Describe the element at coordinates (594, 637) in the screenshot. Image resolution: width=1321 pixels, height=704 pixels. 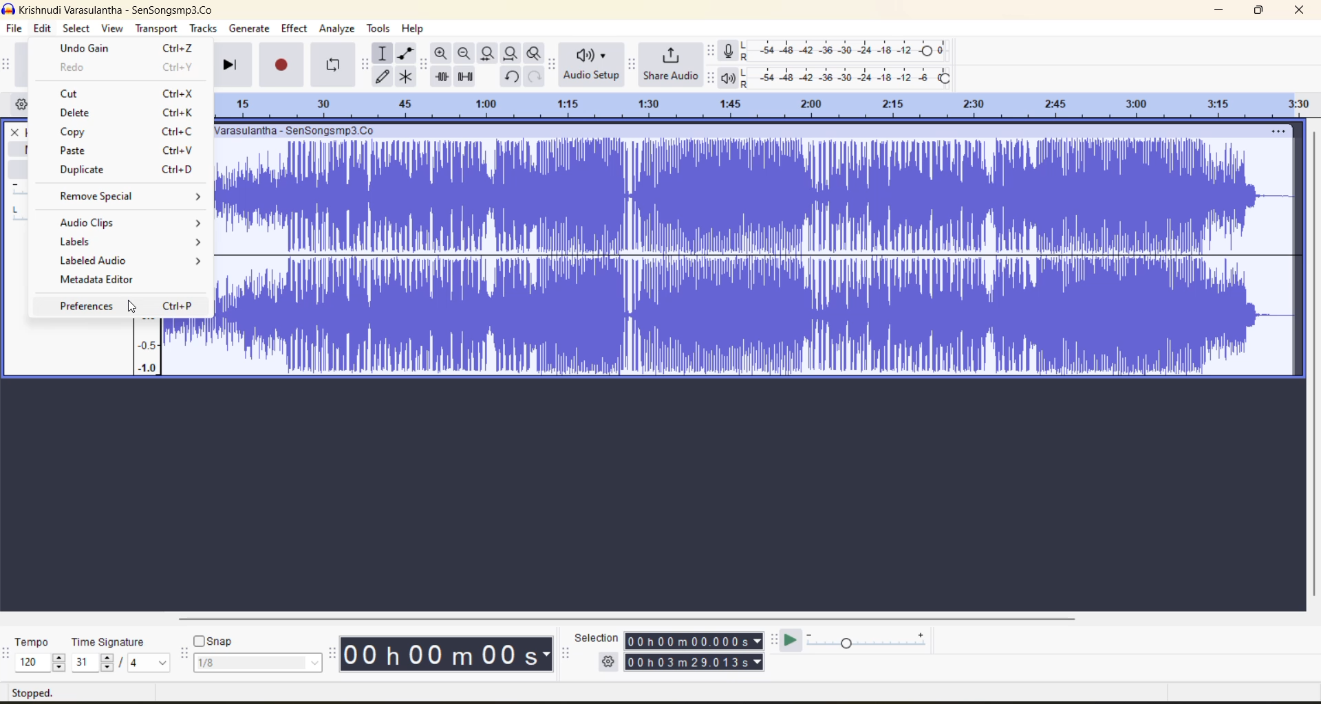
I see `selection` at that location.